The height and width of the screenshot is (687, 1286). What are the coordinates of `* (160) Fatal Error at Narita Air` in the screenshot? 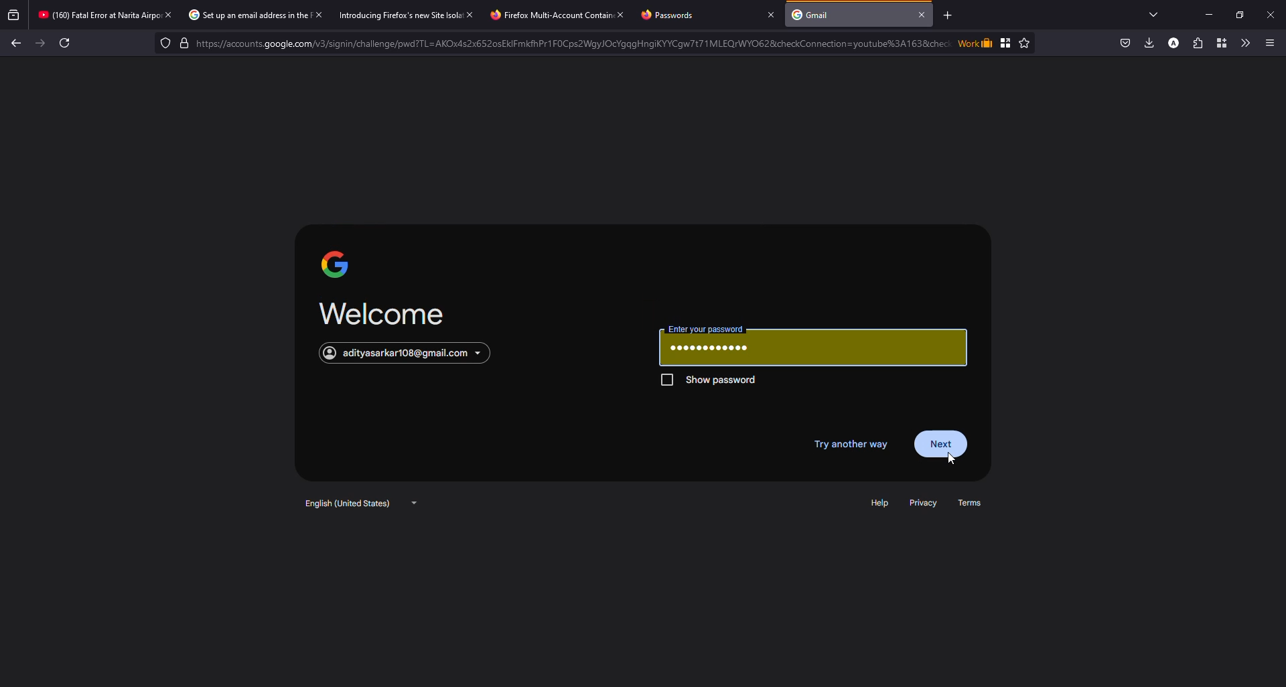 It's located at (94, 15).